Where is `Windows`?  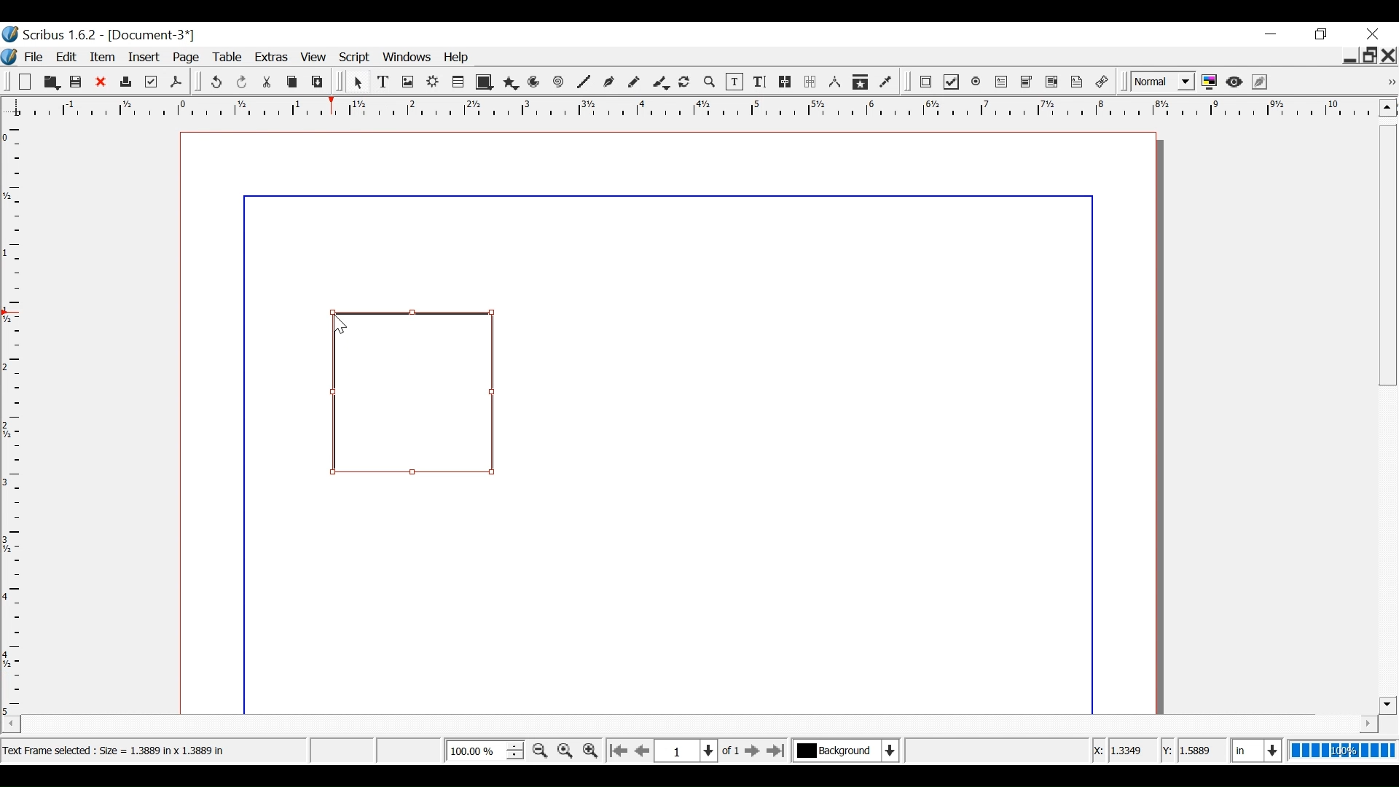
Windows is located at coordinates (408, 57).